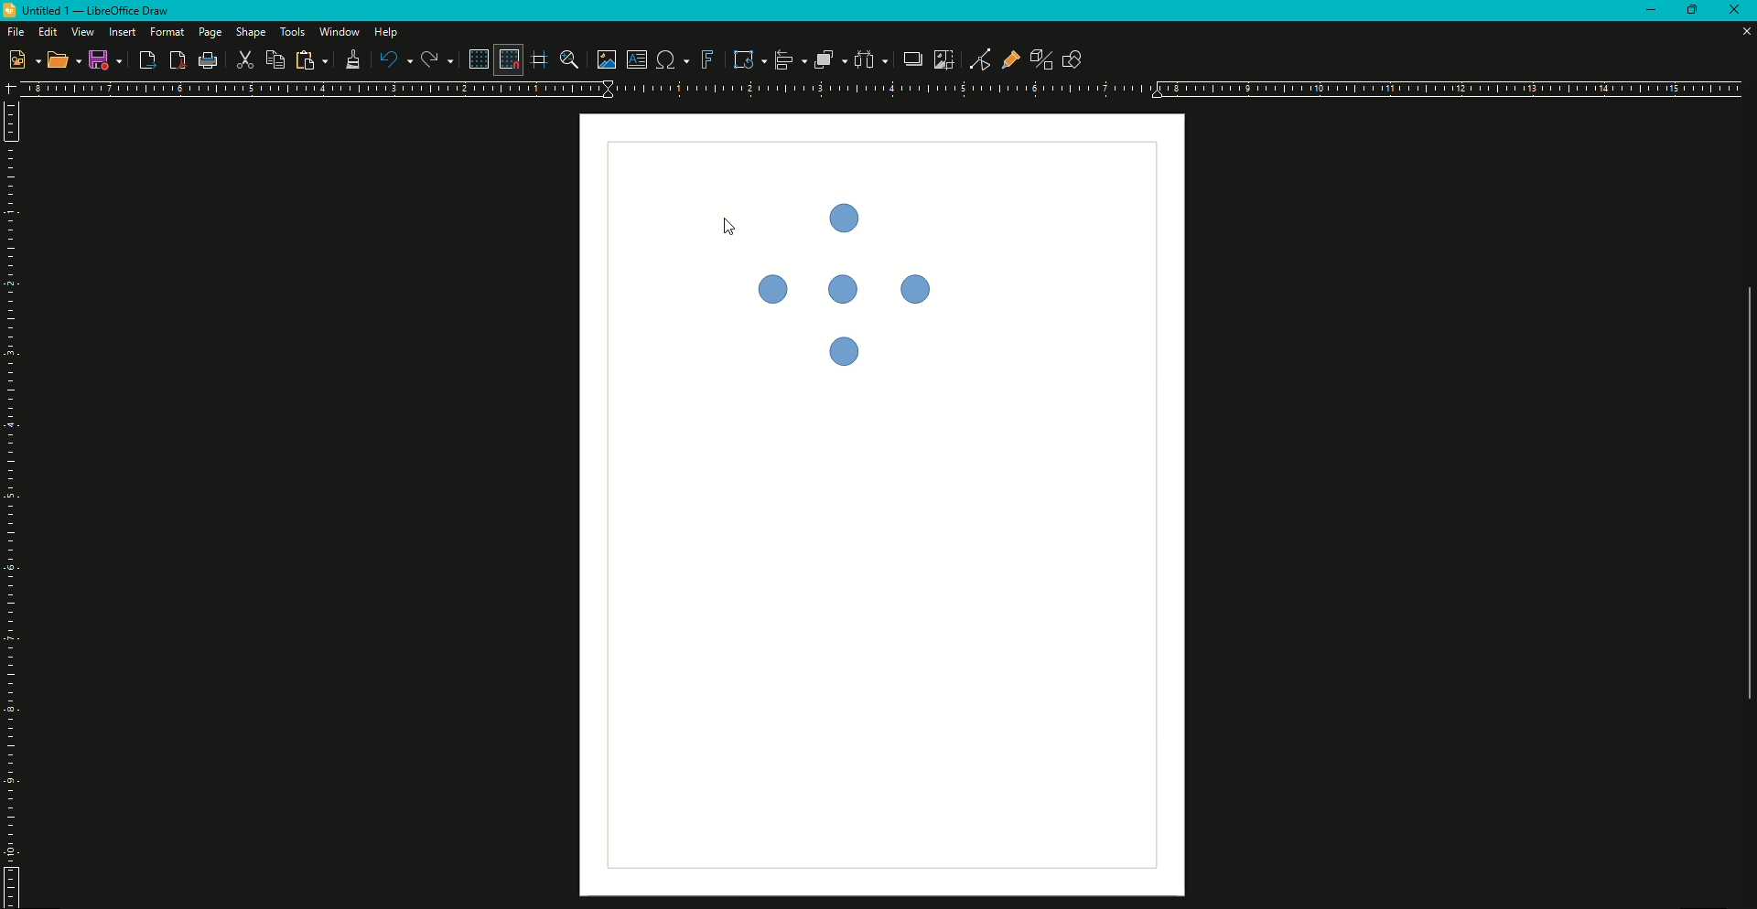 This screenshot has height=909, width=1757. Describe the element at coordinates (164, 33) in the screenshot. I see `Format` at that location.